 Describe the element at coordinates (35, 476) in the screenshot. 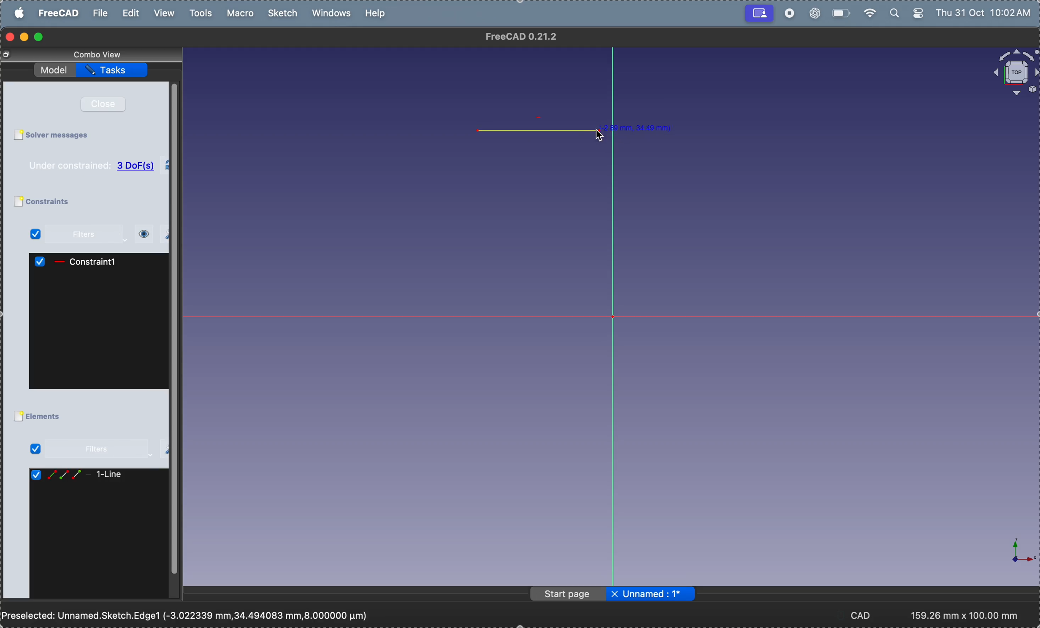

I see `Checked Checkbox` at that location.